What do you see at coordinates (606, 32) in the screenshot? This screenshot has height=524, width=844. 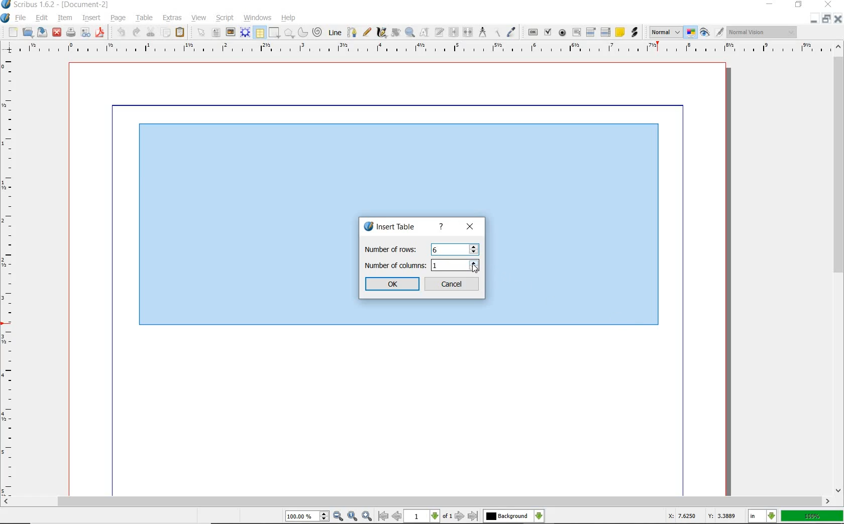 I see `pdf list box` at bounding box center [606, 32].